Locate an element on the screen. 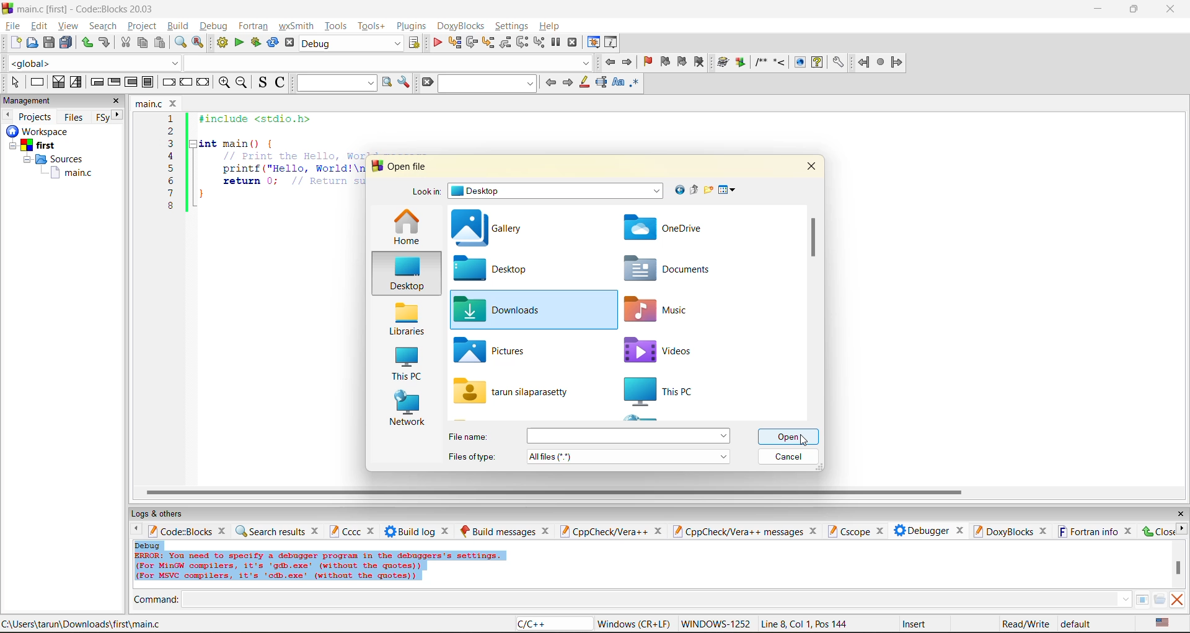  zoom in is located at coordinates (225, 83).